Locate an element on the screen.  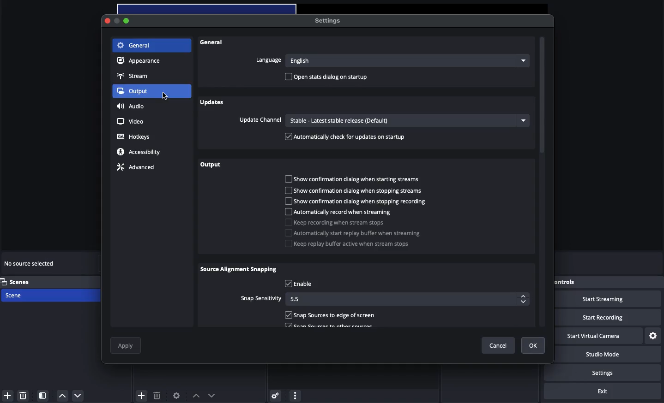
Stream is located at coordinates (133, 77).